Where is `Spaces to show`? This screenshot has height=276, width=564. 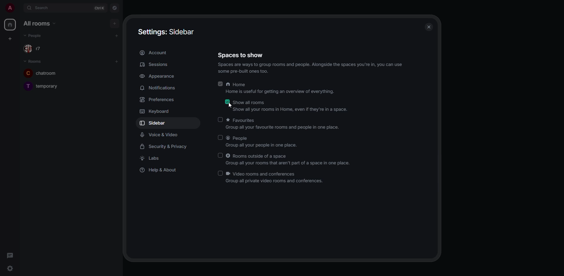
Spaces to show is located at coordinates (241, 54).